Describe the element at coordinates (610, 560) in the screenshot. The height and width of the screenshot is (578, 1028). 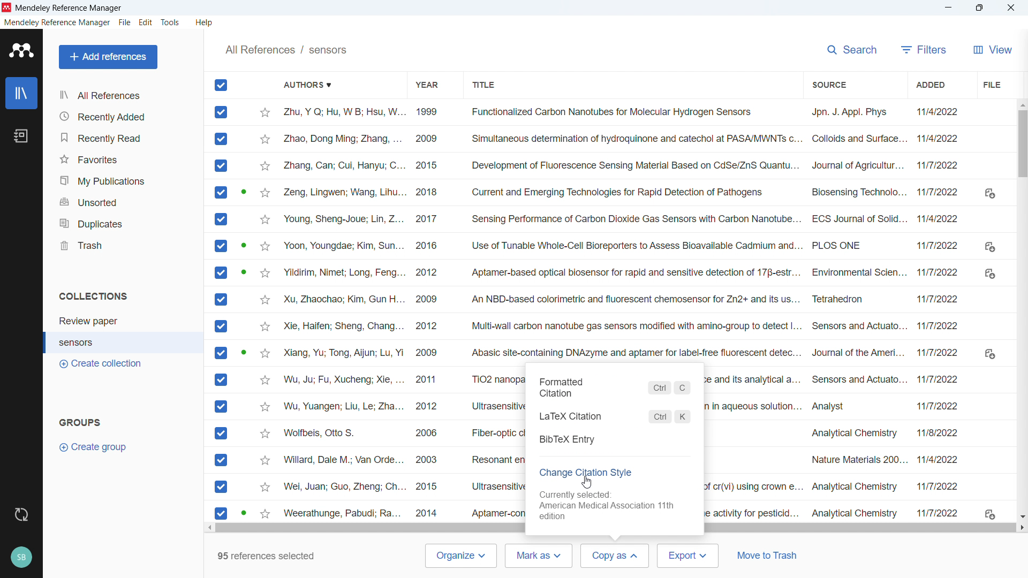
I see `Cursor` at that location.